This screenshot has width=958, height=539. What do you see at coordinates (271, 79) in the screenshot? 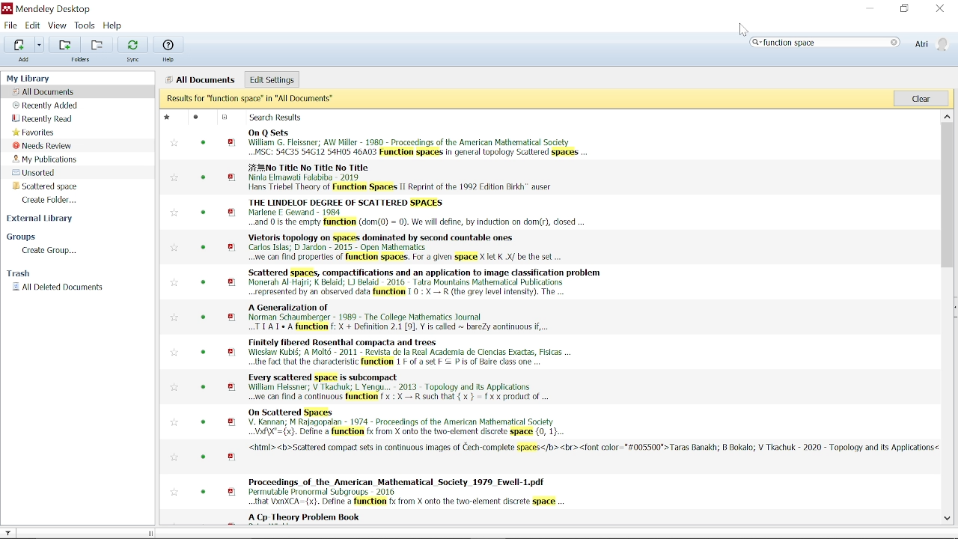
I see `Edit settings` at bounding box center [271, 79].